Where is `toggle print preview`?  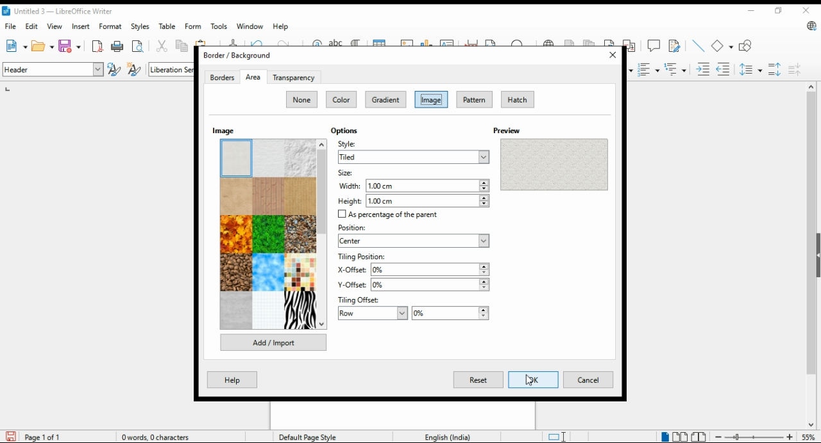 toggle print preview is located at coordinates (139, 45).